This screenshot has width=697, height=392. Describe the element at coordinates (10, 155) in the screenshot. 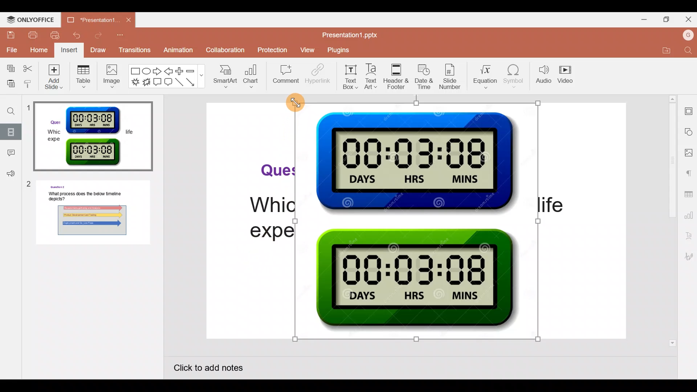

I see `Comment` at that location.